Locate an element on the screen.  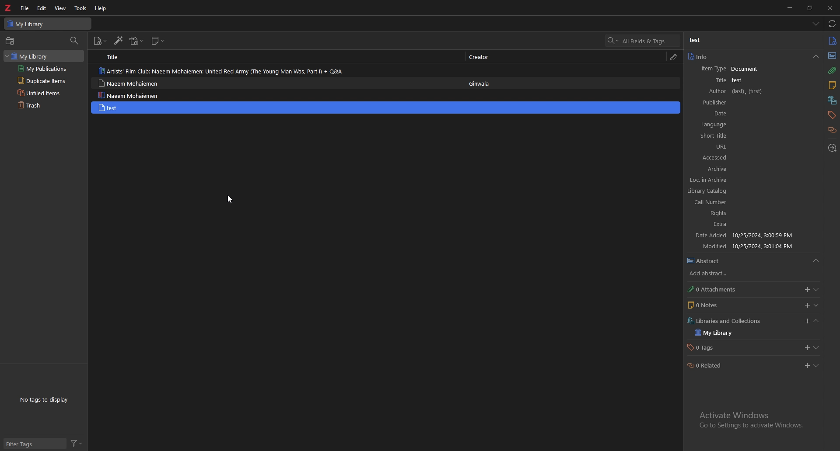
rights input is located at coordinates (753, 213).